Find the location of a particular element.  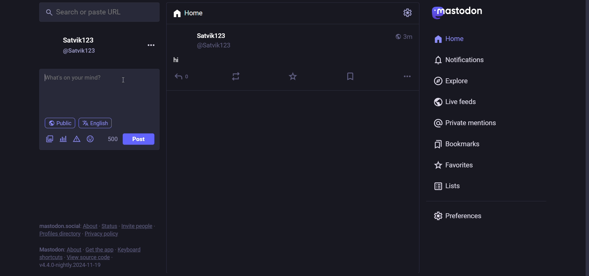

user is located at coordinates (214, 36).